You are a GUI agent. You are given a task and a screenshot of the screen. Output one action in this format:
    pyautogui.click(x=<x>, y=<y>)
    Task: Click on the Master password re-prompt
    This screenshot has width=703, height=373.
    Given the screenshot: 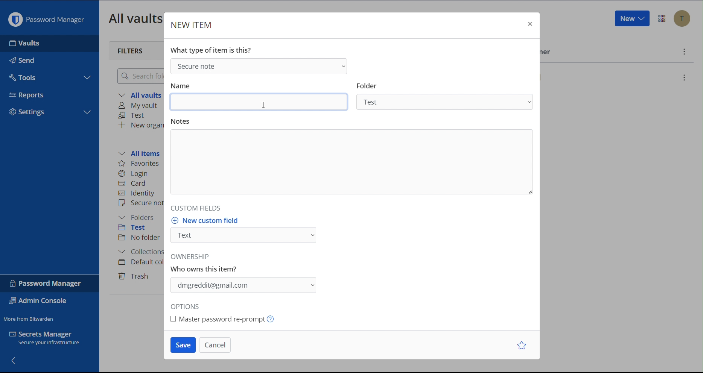 What is the action you would take?
    pyautogui.click(x=232, y=319)
    